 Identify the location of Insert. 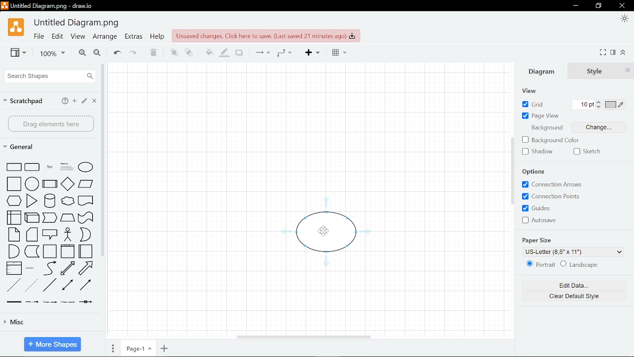
(311, 53).